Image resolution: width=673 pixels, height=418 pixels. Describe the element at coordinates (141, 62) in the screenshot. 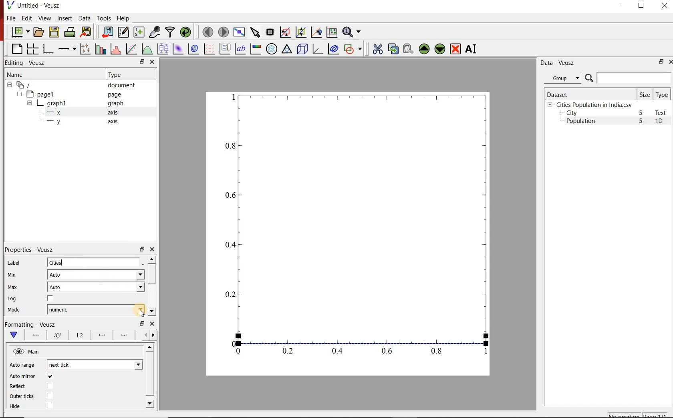

I see `restore` at that location.